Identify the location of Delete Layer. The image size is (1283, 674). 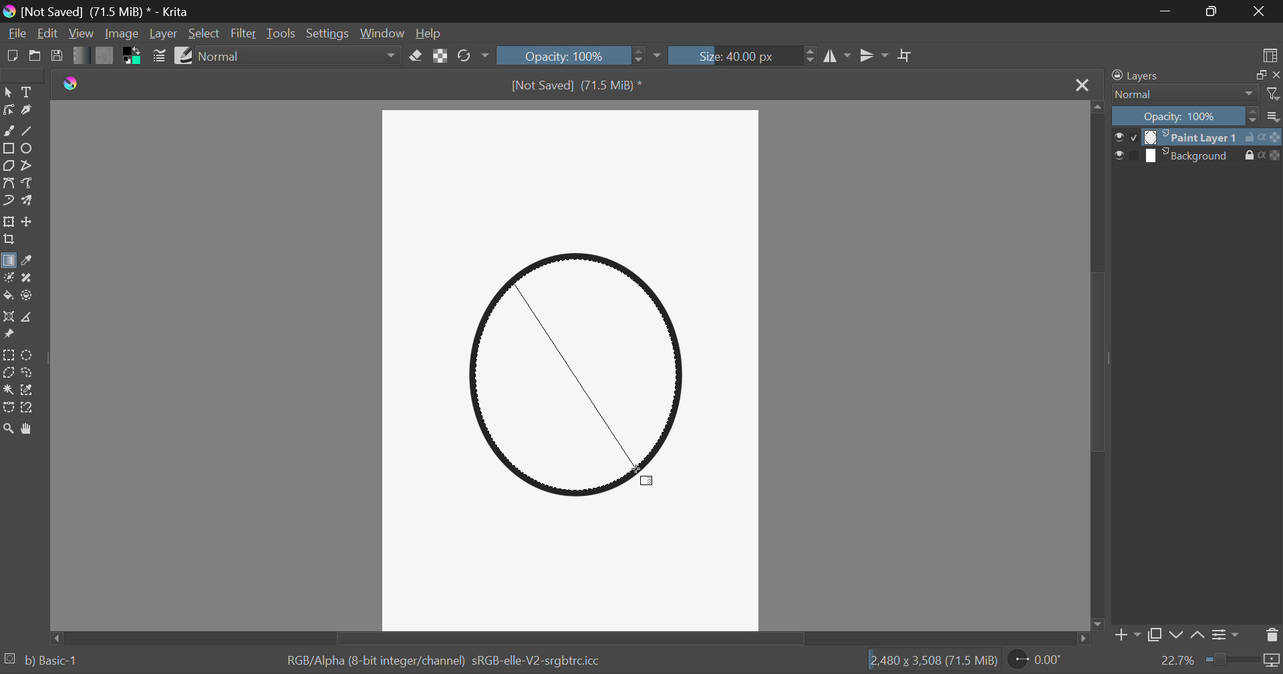
(1272, 638).